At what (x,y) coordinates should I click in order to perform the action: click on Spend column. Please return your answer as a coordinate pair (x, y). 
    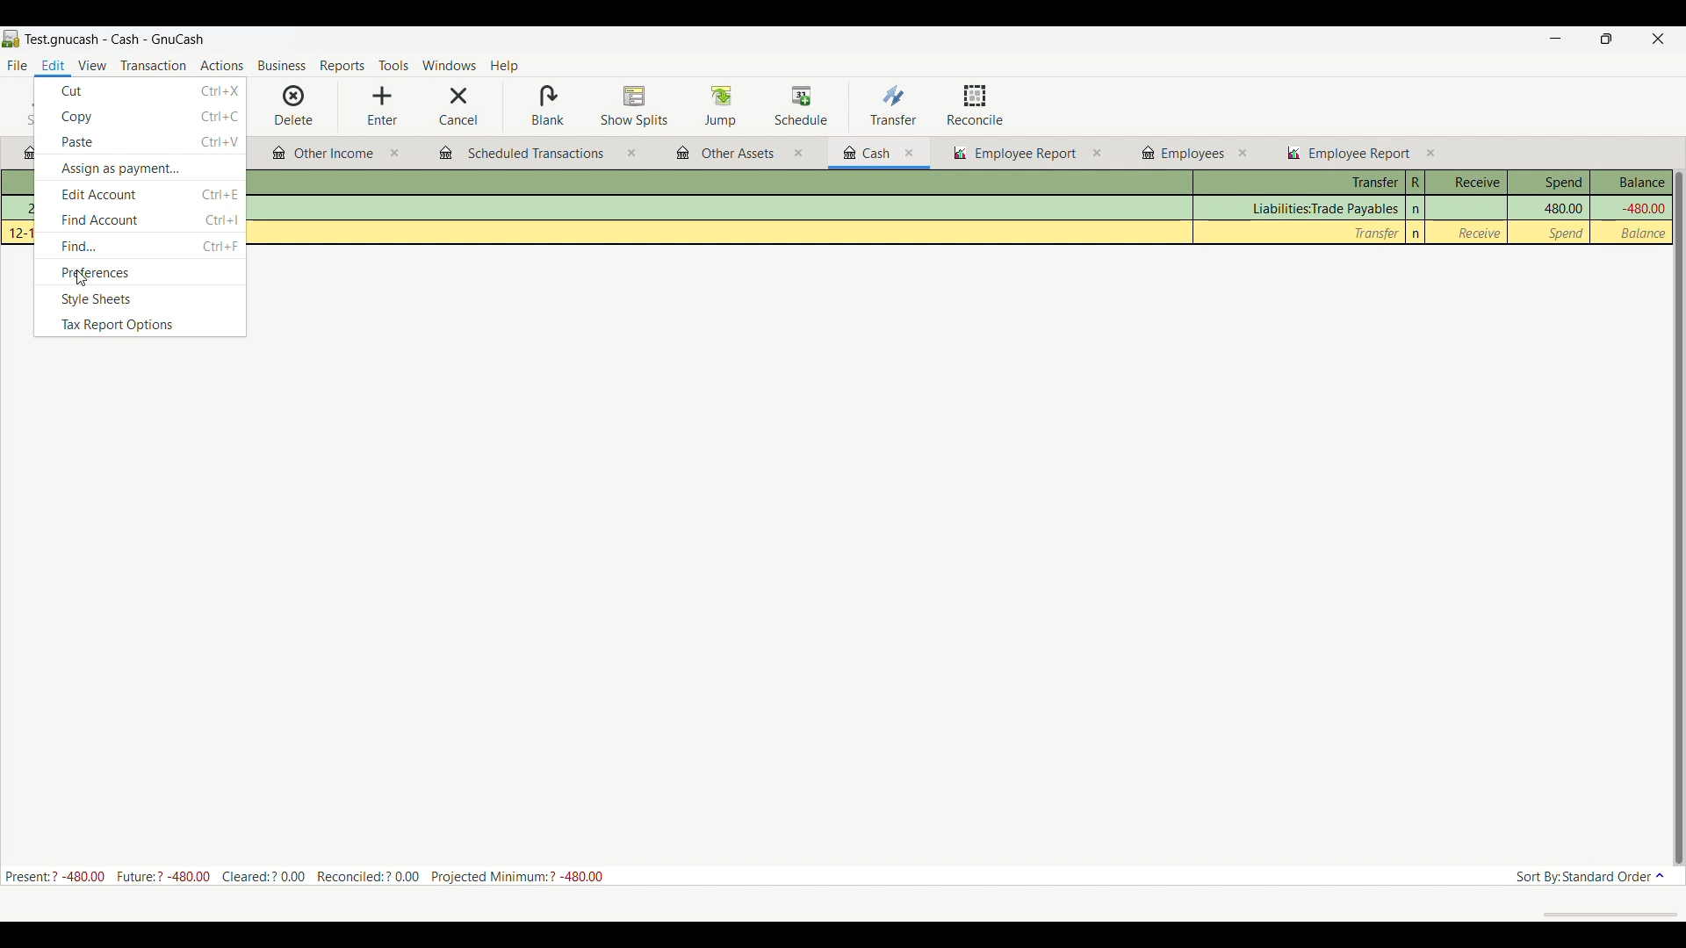
    Looking at the image, I should click on (1549, 183).